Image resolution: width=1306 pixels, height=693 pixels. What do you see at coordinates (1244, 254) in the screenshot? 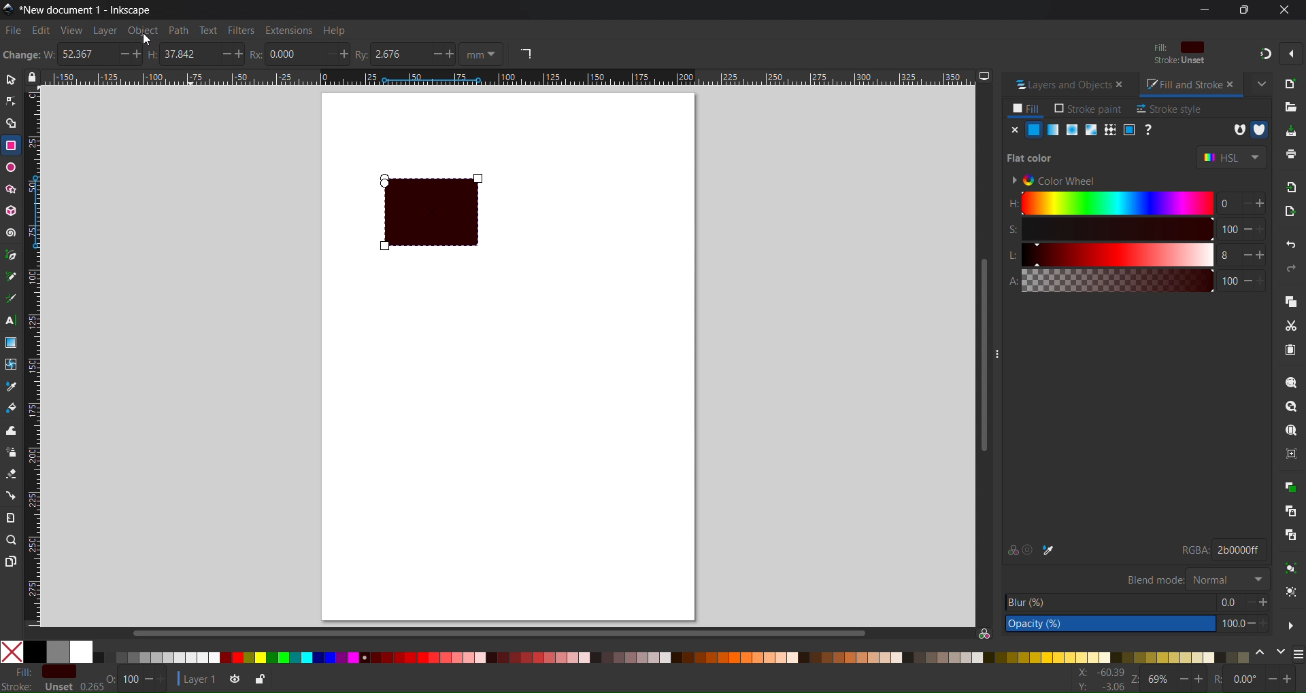
I see `decrease lightness` at bounding box center [1244, 254].